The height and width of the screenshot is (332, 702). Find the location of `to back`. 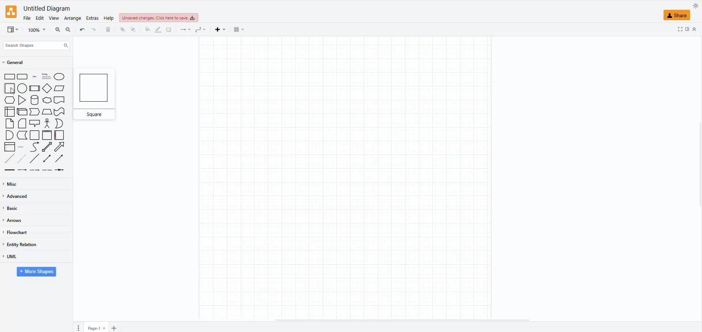

to back is located at coordinates (122, 30).